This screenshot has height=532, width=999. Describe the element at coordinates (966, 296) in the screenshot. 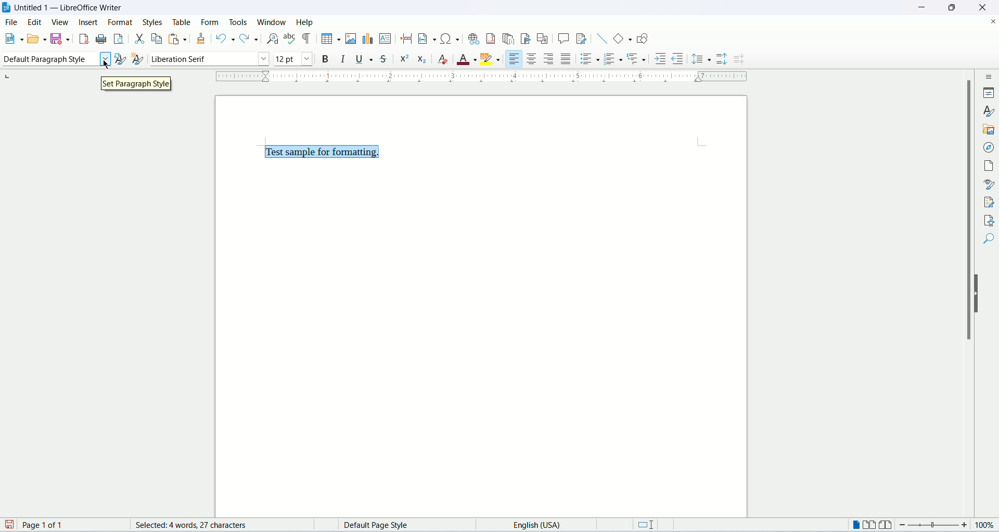

I see `vertical scroll bar` at that location.